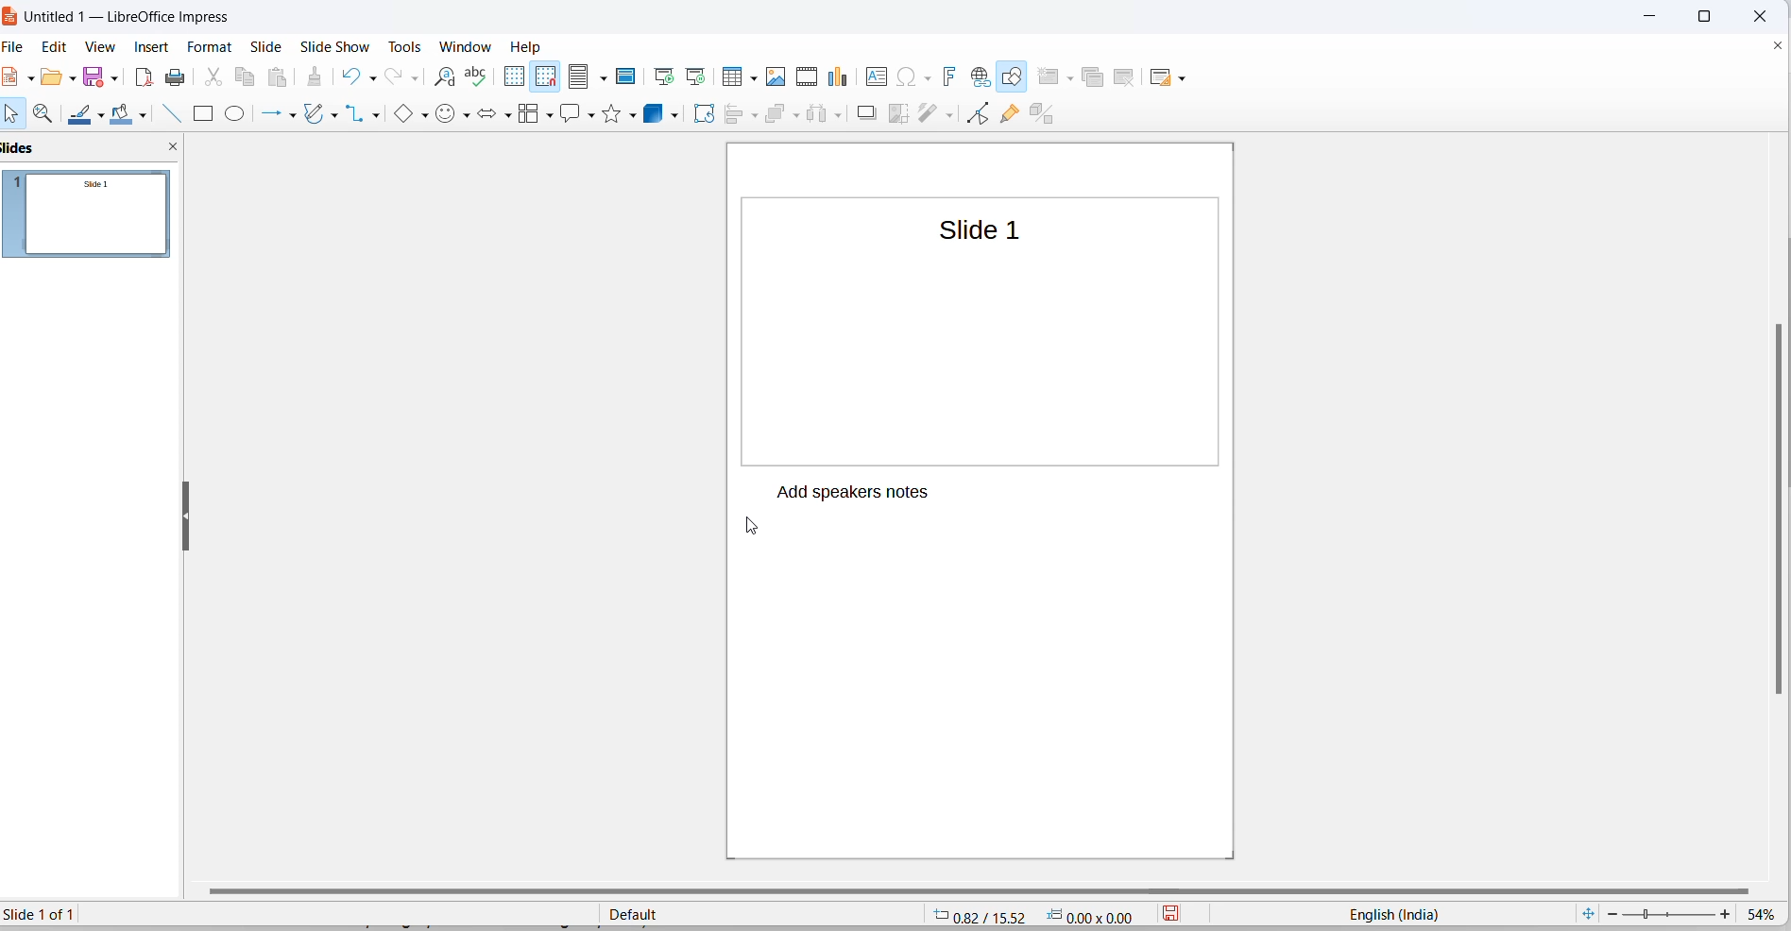 The image size is (1791, 931). I want to click on line and arrows options, so click(295, 116).